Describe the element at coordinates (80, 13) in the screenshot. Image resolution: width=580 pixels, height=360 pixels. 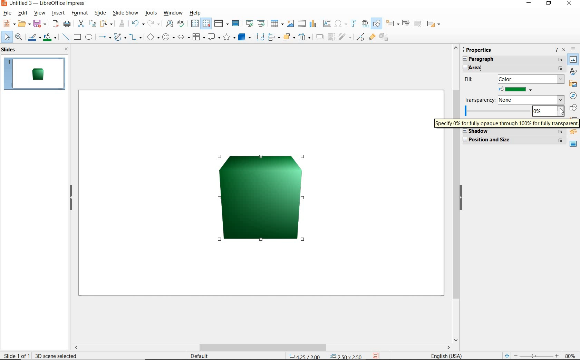
I see `format` at that location.